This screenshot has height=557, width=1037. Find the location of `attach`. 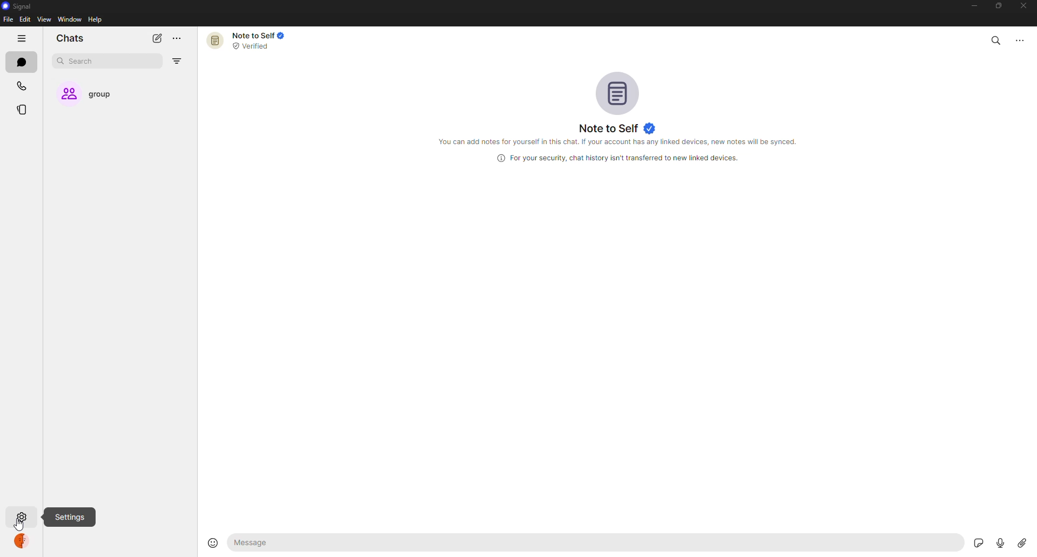

attach is located at coordinates (1021, 542).